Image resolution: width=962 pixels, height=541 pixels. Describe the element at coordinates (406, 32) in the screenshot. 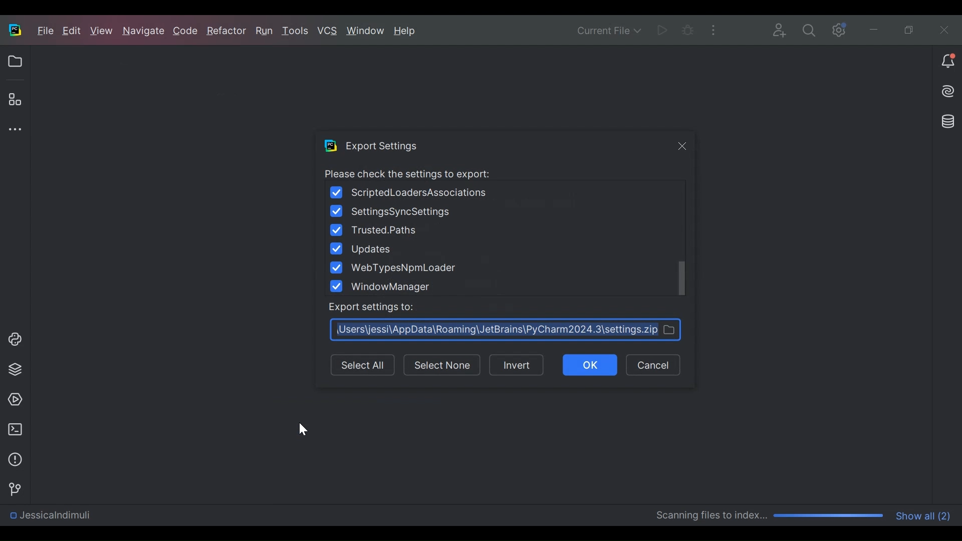

I see `Help` at that location.